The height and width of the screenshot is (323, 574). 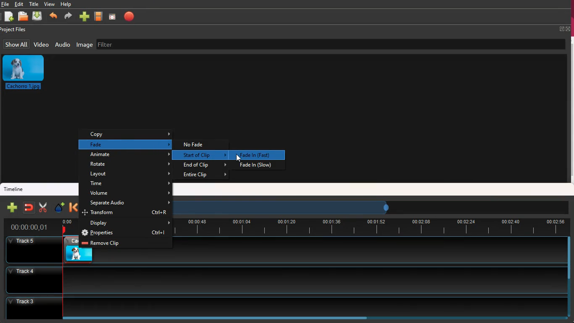 What do you see at coordinates (29, 207) in the screenshot?
I see `join` at bounding box center [29, 207].